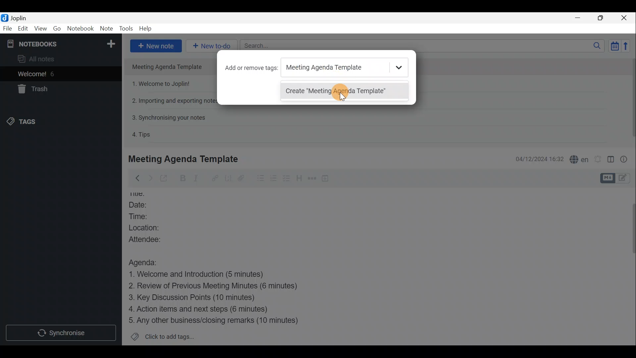 The width and height of the screenshot is (636, 358). Describe the element at coordinates (57, 28) in the screenshot. I see `Go` at that location.